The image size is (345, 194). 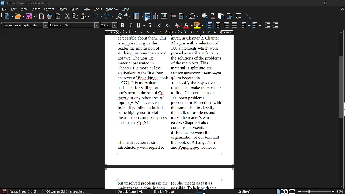 What do you see at coordinates (339, 2) in the screenshot?
I see `close` at bounding box center [339, 2].